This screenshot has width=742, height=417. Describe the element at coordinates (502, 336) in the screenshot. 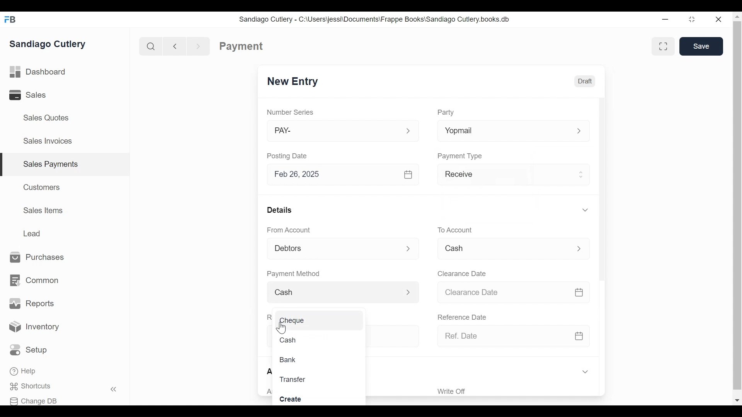

I see `Ref. Date` at that location.